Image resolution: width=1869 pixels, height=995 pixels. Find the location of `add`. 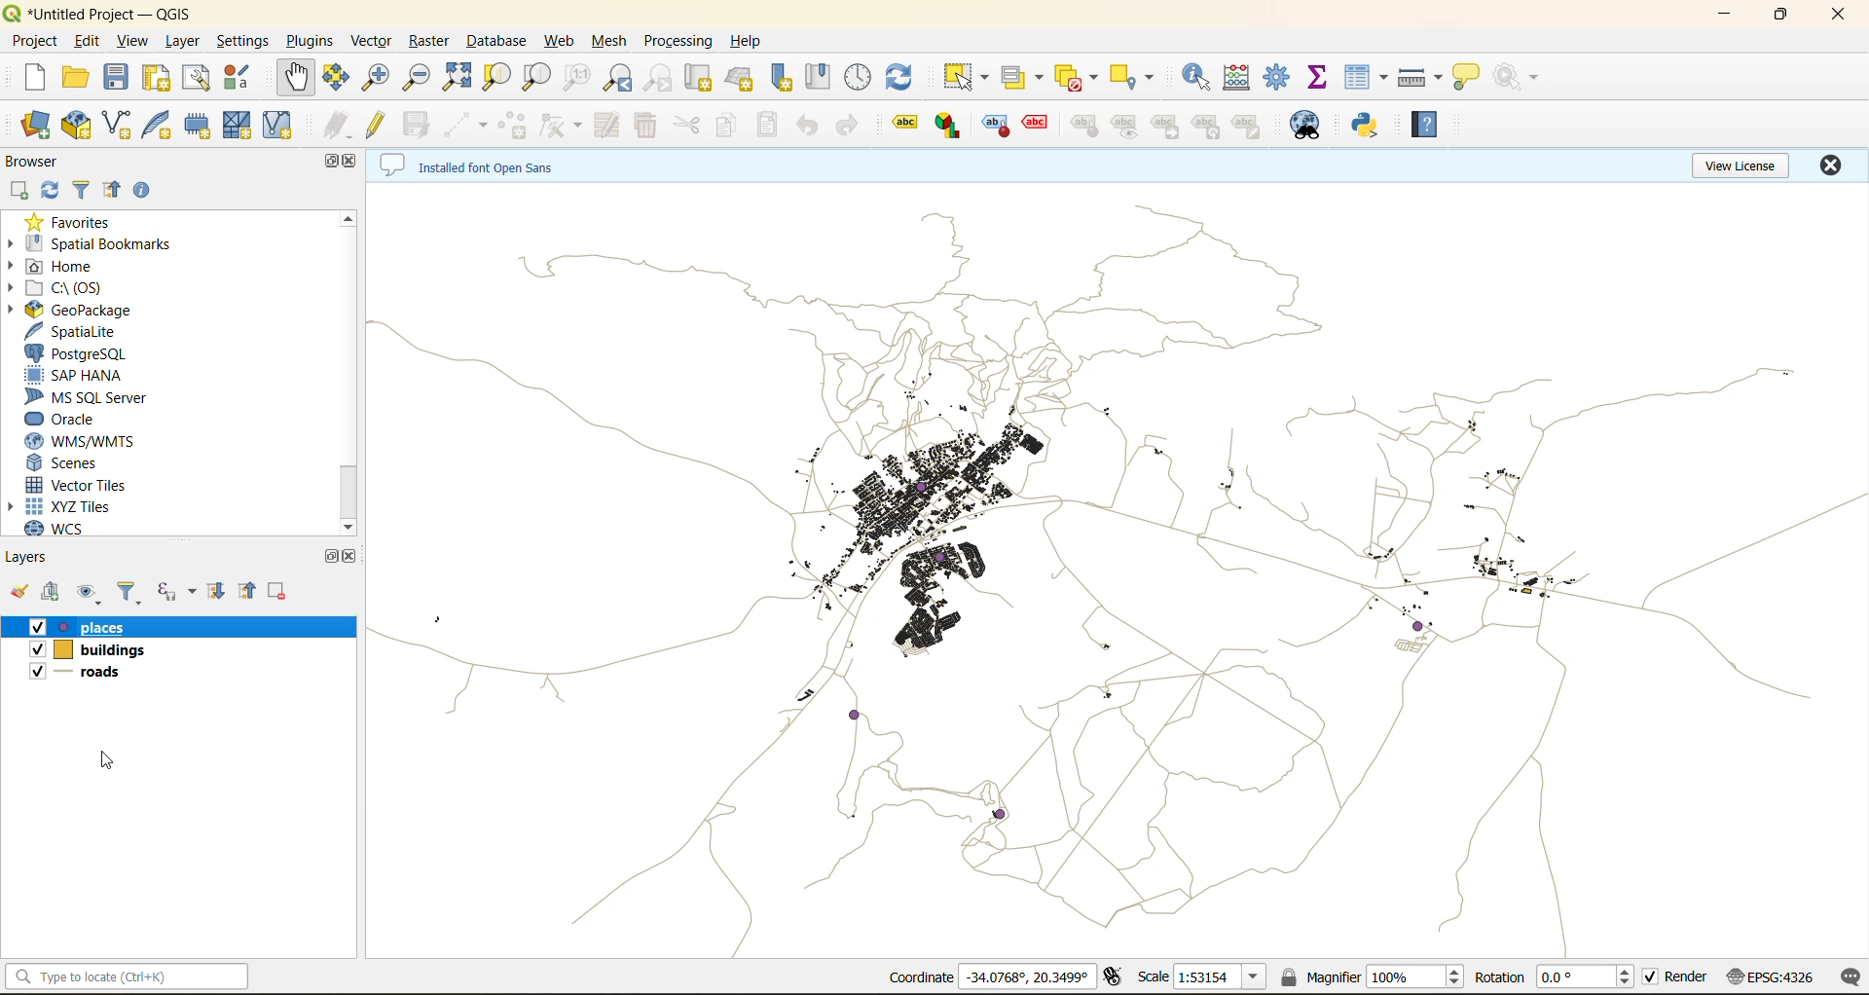

add is located at coordinates (54, 593).